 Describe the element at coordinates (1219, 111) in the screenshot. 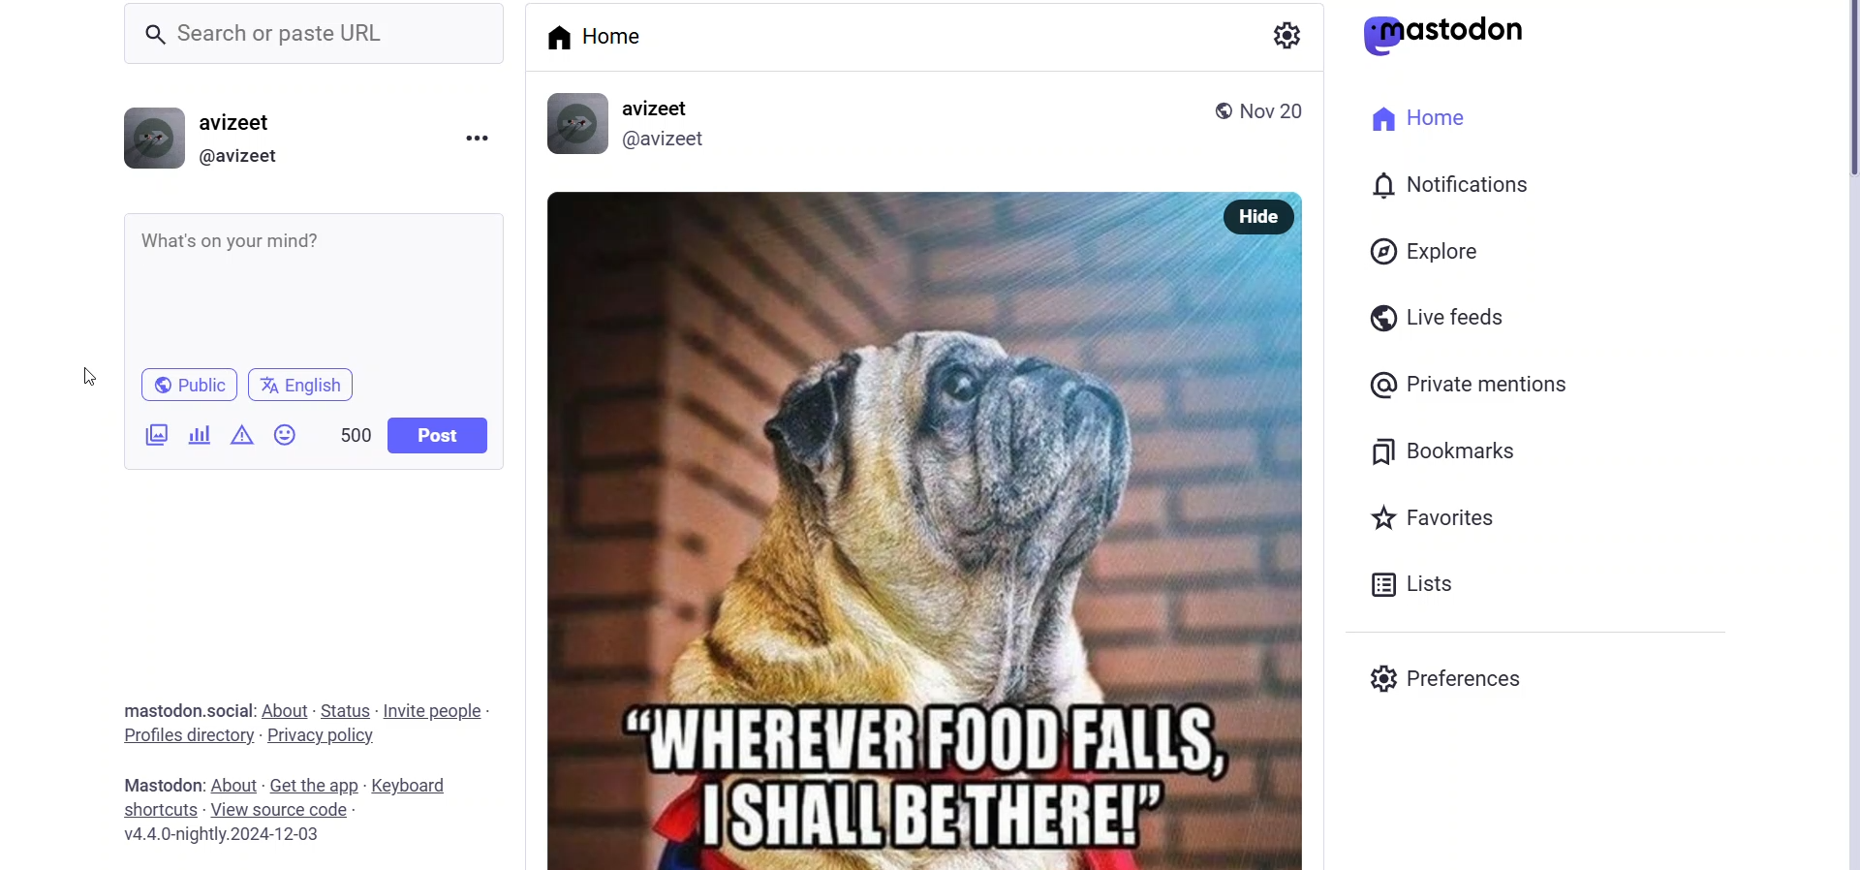

I see `global post` at that location.